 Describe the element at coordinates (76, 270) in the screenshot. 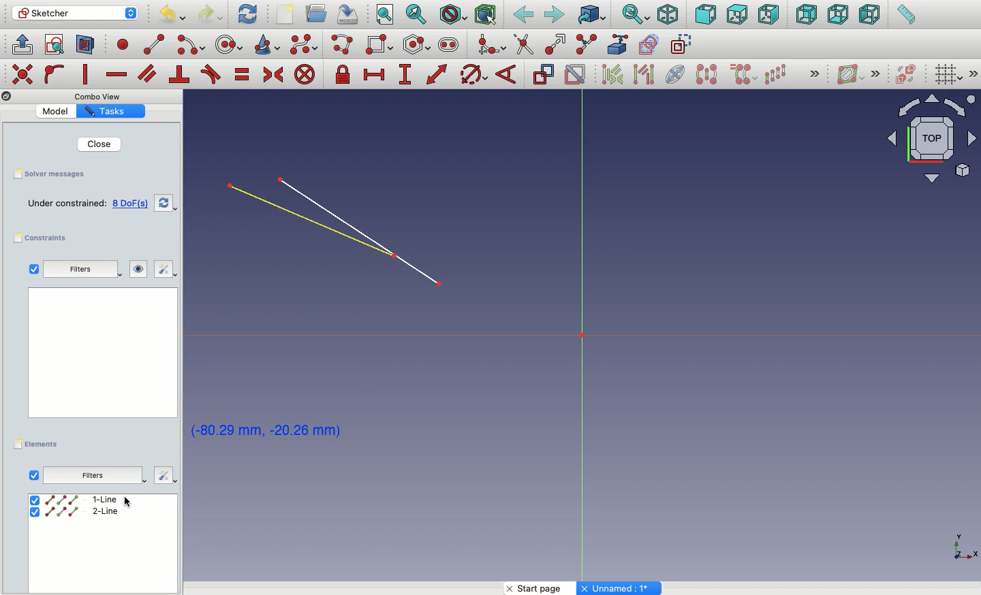

I see `Filters` at that location.